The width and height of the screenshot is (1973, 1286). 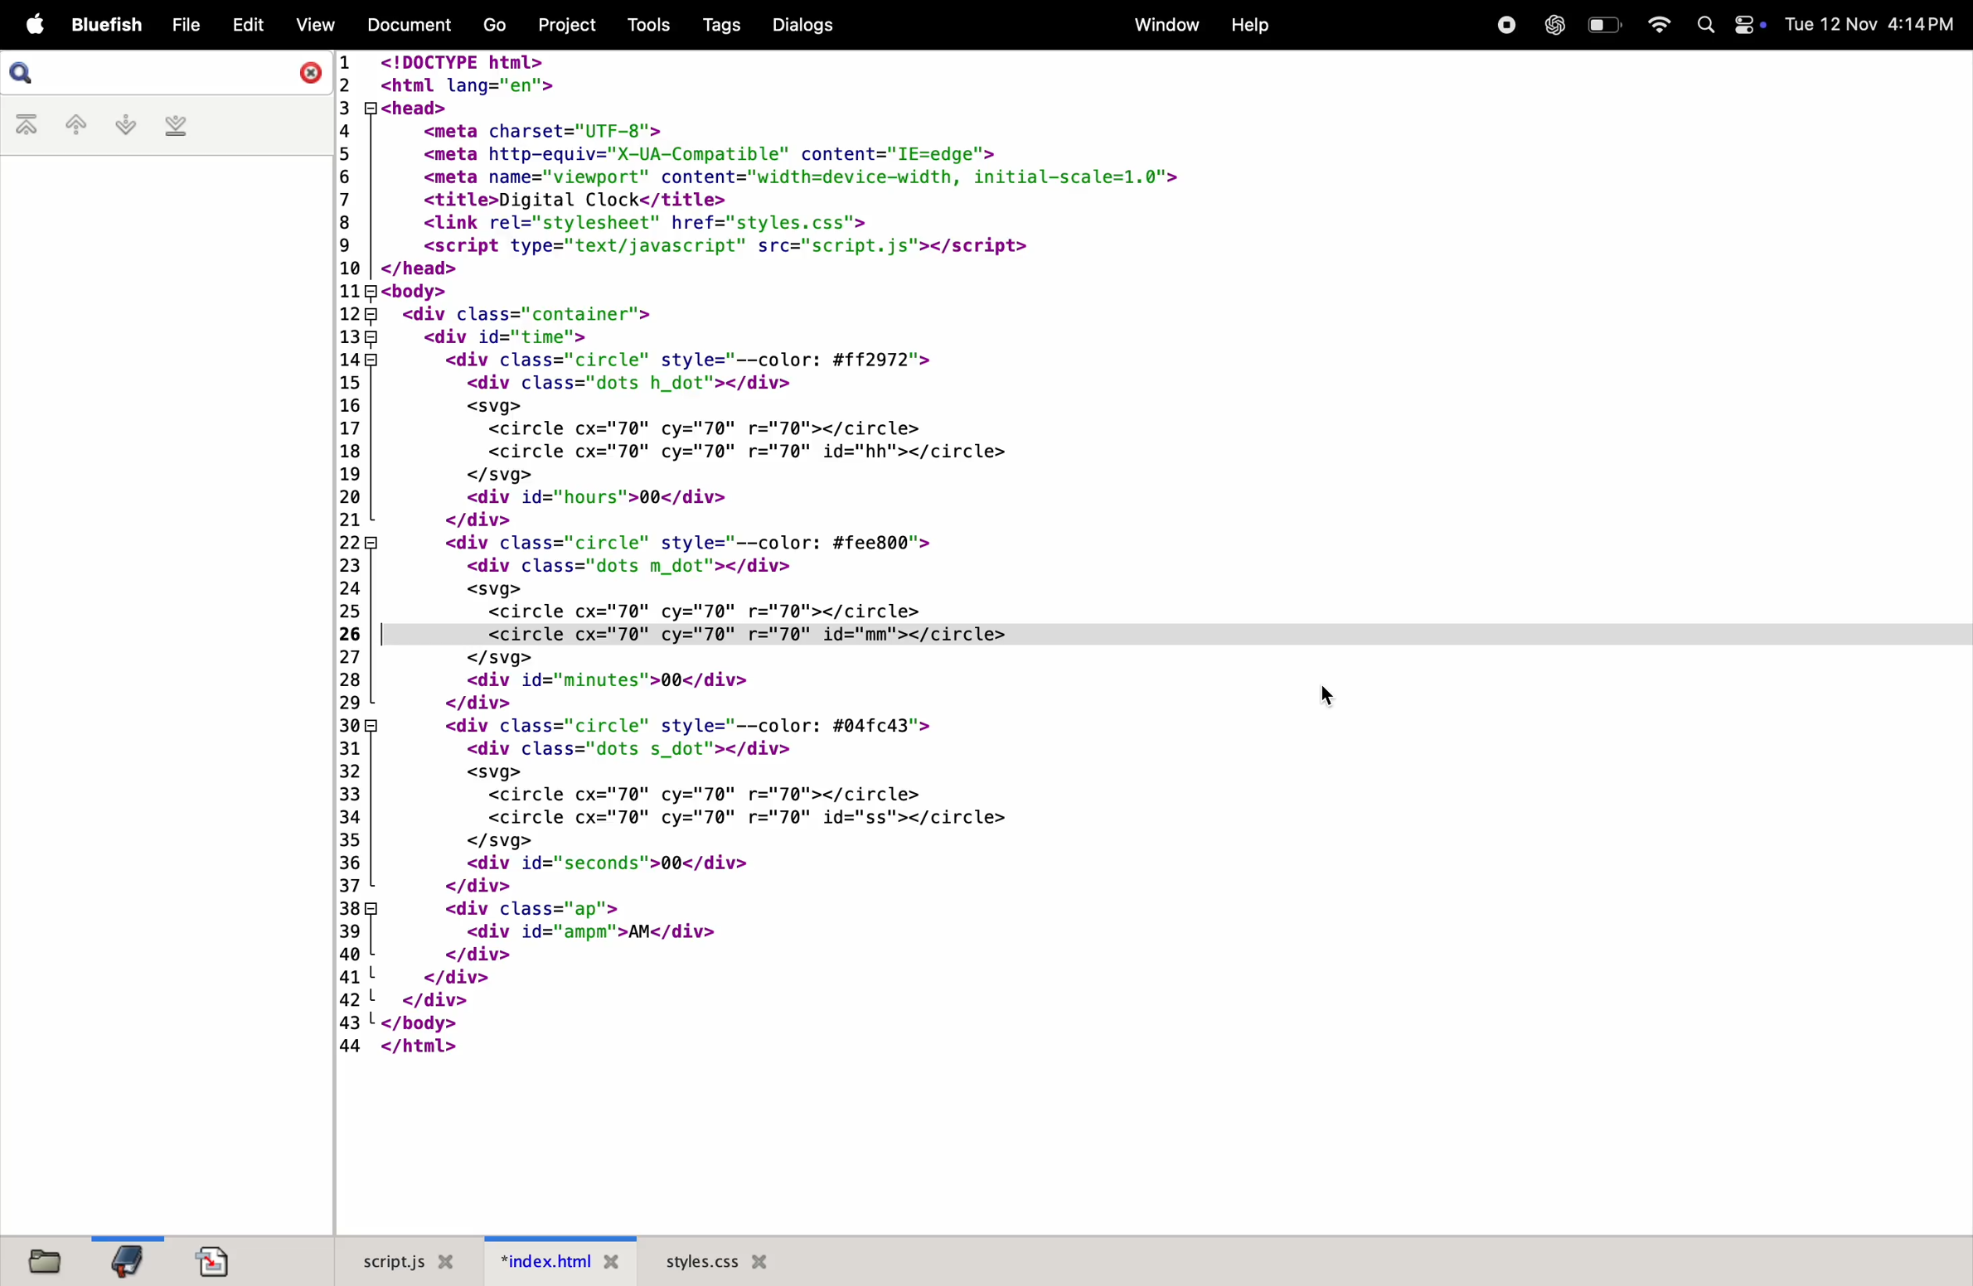 What do you see at coordinates (346, 558) in the screenshot?
I see `line number` at bounding box center [346, 558].